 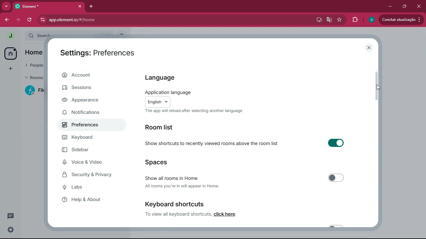 I want to click on notifications, so click(x=88, y=113).